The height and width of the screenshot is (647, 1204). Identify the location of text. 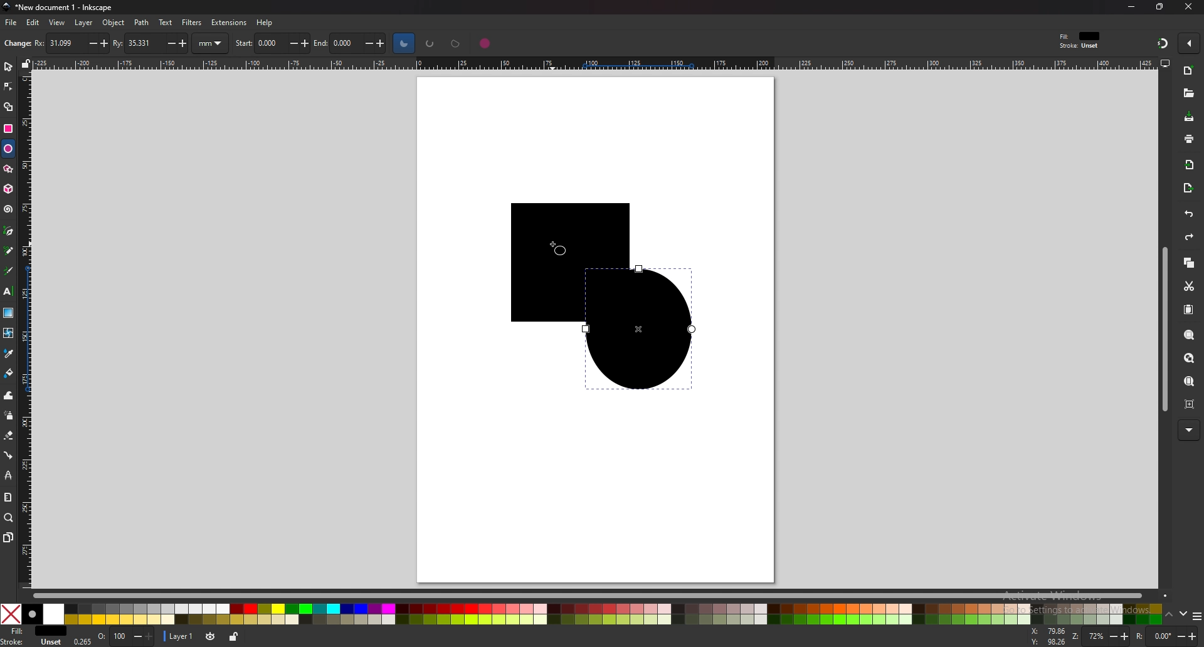
(166, 22).